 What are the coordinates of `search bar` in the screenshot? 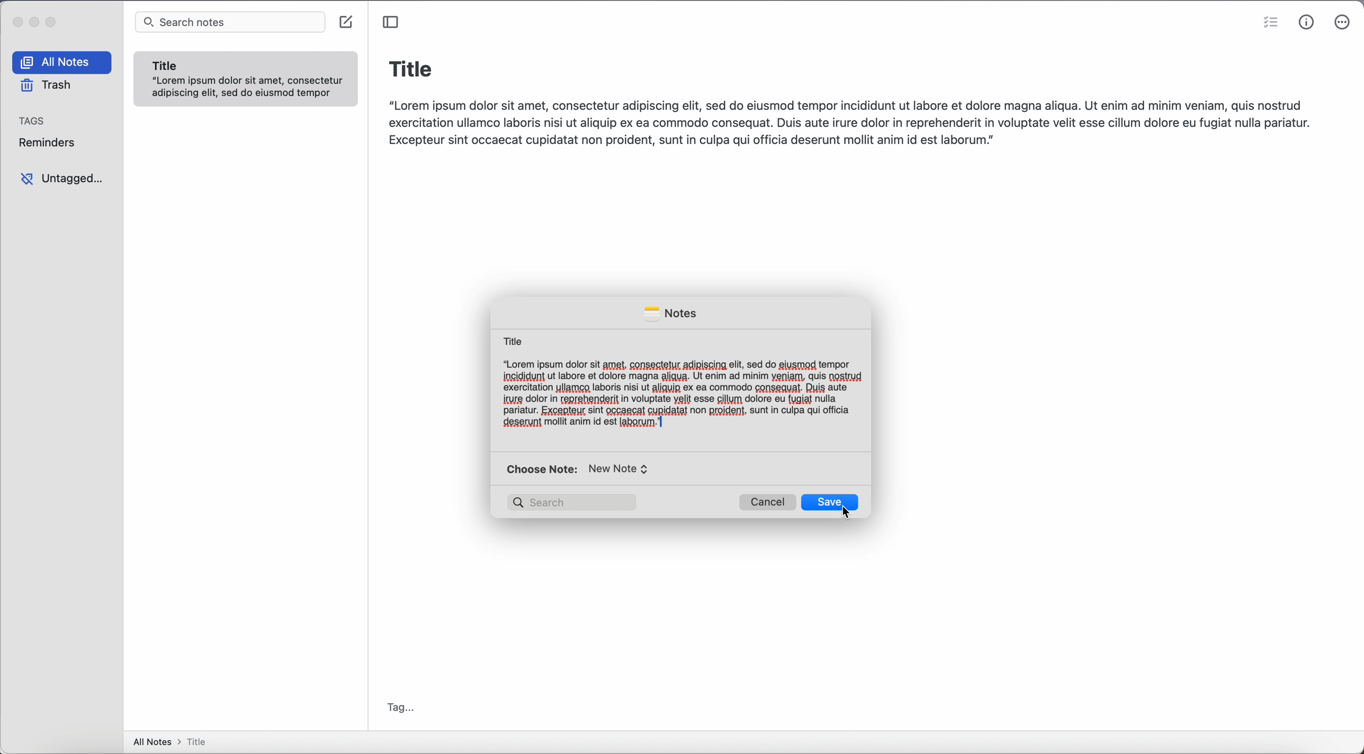 It's located at (573, 502).